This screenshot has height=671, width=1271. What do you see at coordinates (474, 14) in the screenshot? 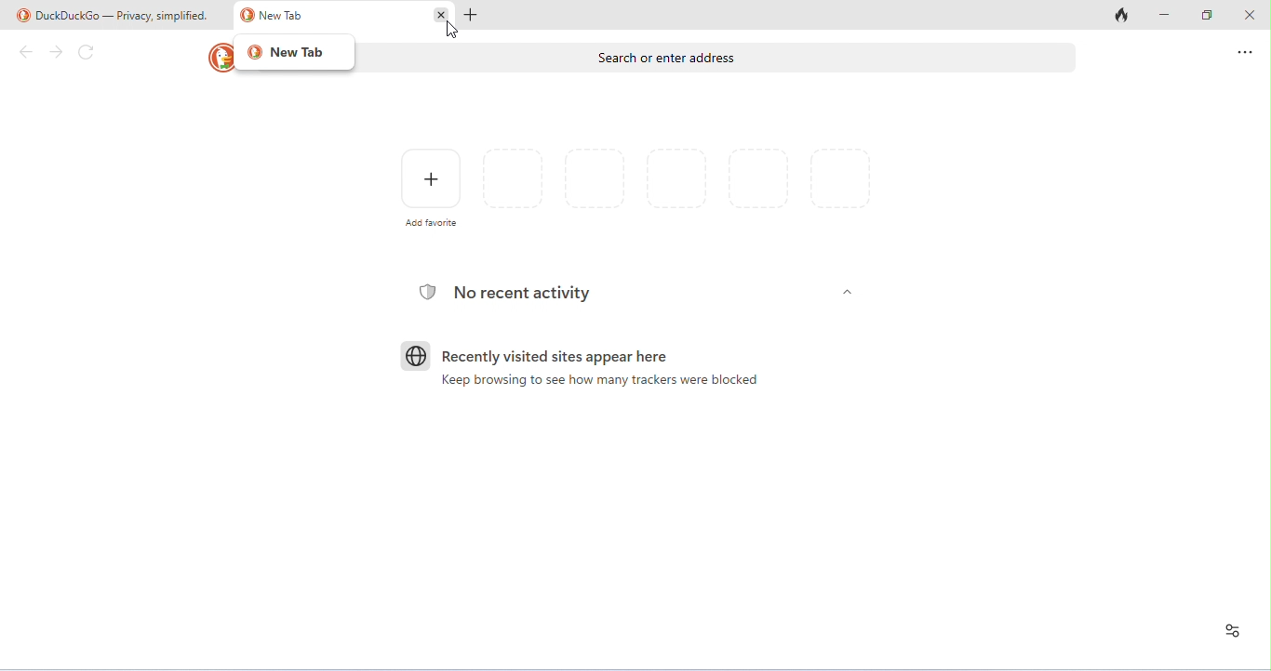
I see `add new tab` at bounding box center [474, 14].